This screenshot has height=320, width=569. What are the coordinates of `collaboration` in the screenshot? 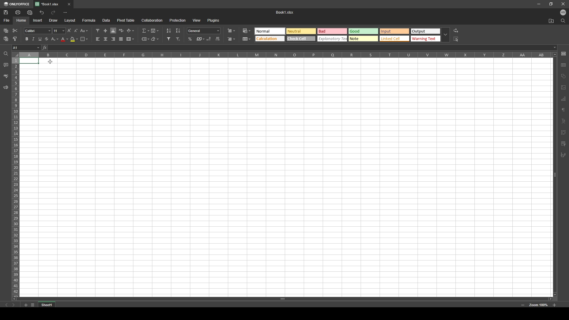 It's located at (152, 20).